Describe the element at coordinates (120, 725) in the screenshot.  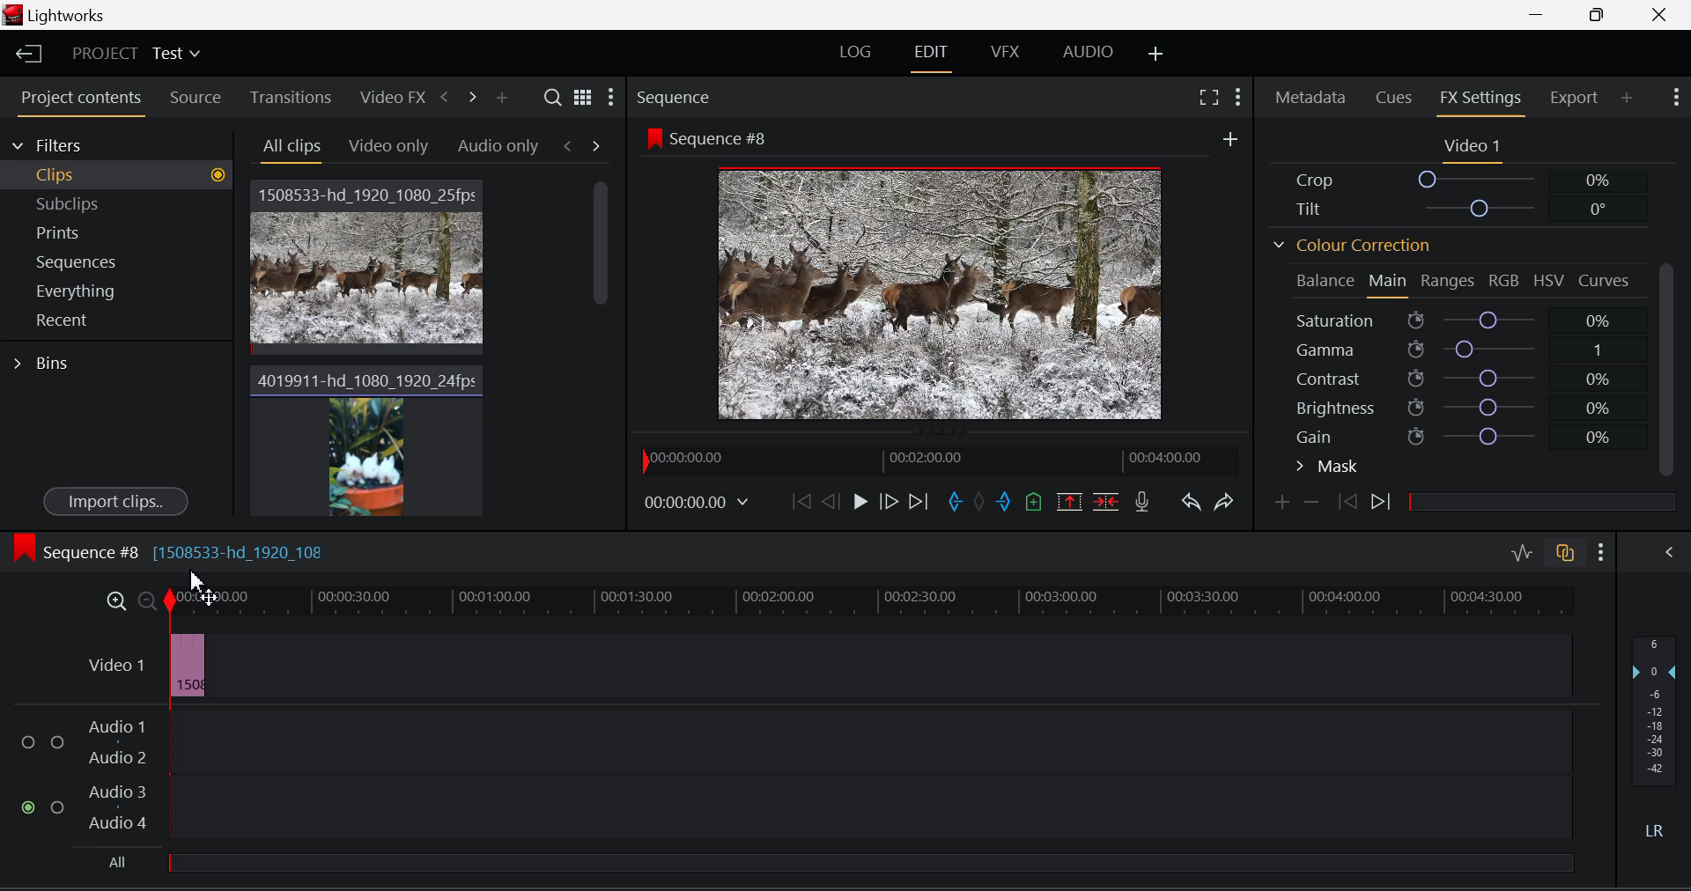
I see `Audio 1` at that location.